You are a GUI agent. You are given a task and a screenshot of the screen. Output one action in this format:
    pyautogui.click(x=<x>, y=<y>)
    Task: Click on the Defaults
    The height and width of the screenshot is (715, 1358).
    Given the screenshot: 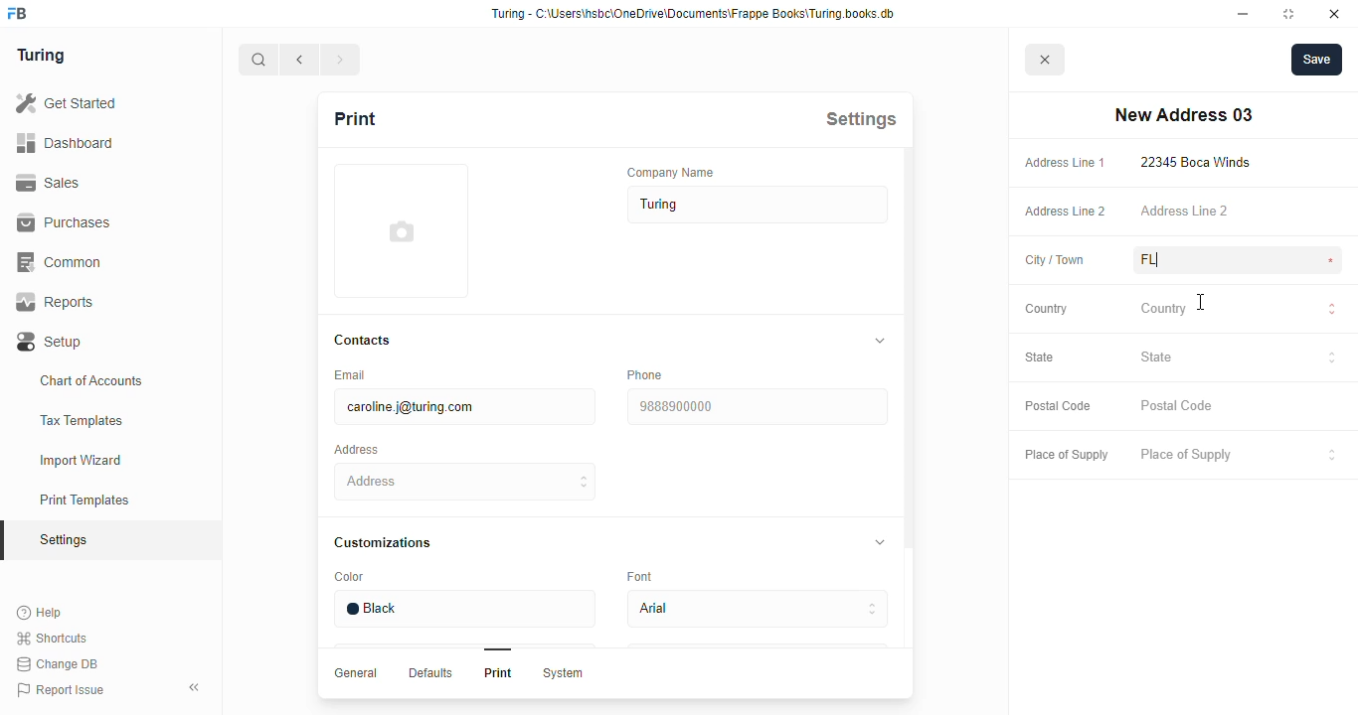 What is the action you would take?
    pyautogui.click(x=428, y=672)
    